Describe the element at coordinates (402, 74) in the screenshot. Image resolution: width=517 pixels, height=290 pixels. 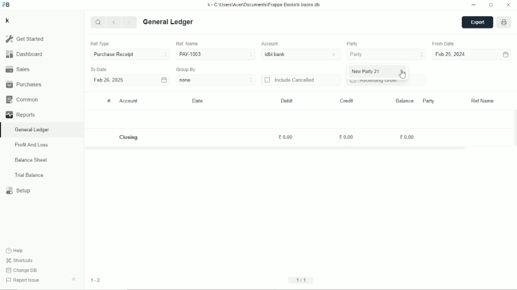
I see `Cursor` at that location.